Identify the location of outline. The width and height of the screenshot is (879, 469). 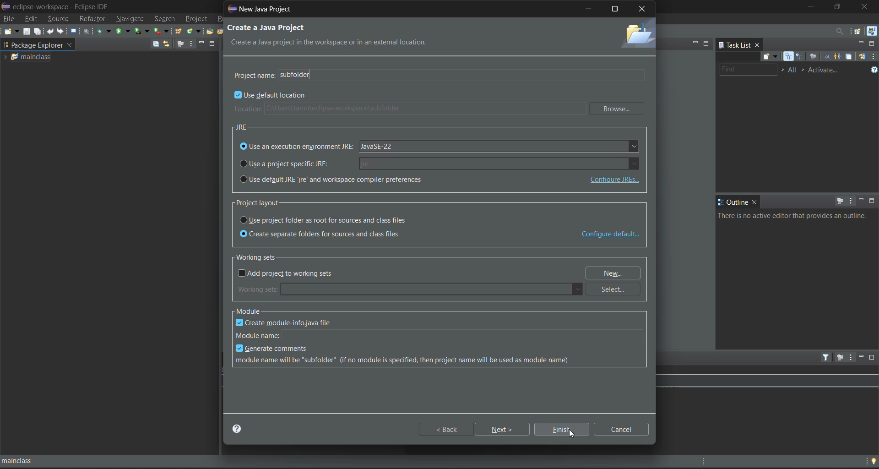
(733, 202).